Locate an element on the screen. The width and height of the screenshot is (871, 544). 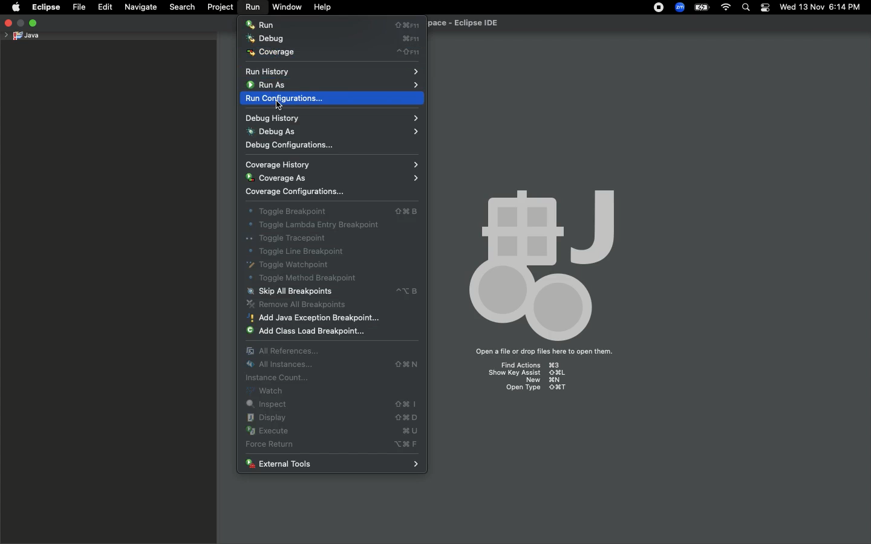
Help is located at coordinates (325, 7).